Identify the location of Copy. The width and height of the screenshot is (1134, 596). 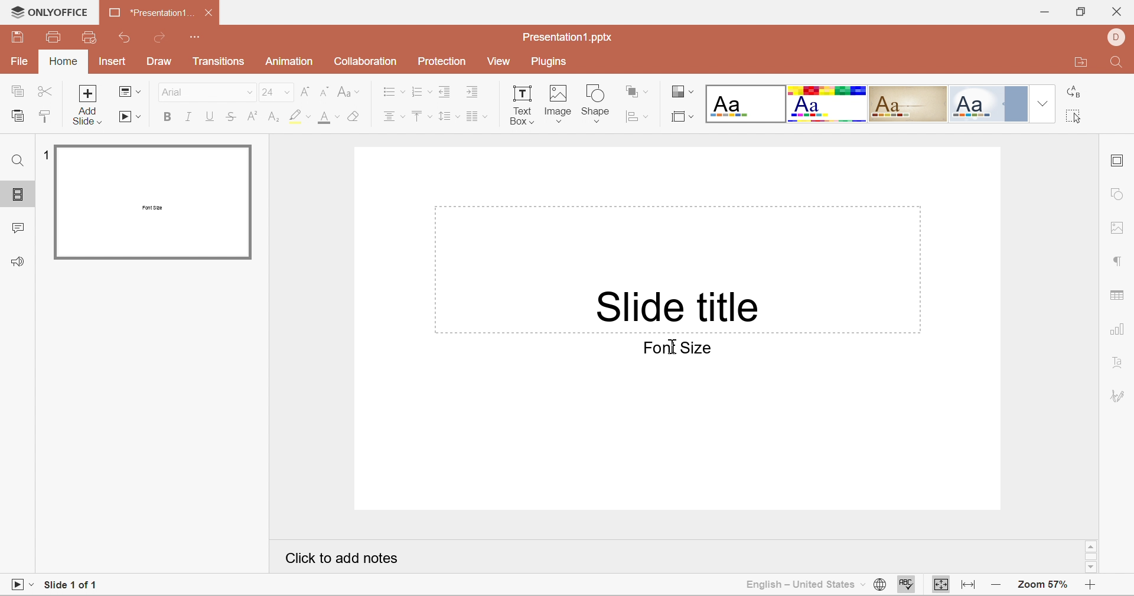
(19, 92).